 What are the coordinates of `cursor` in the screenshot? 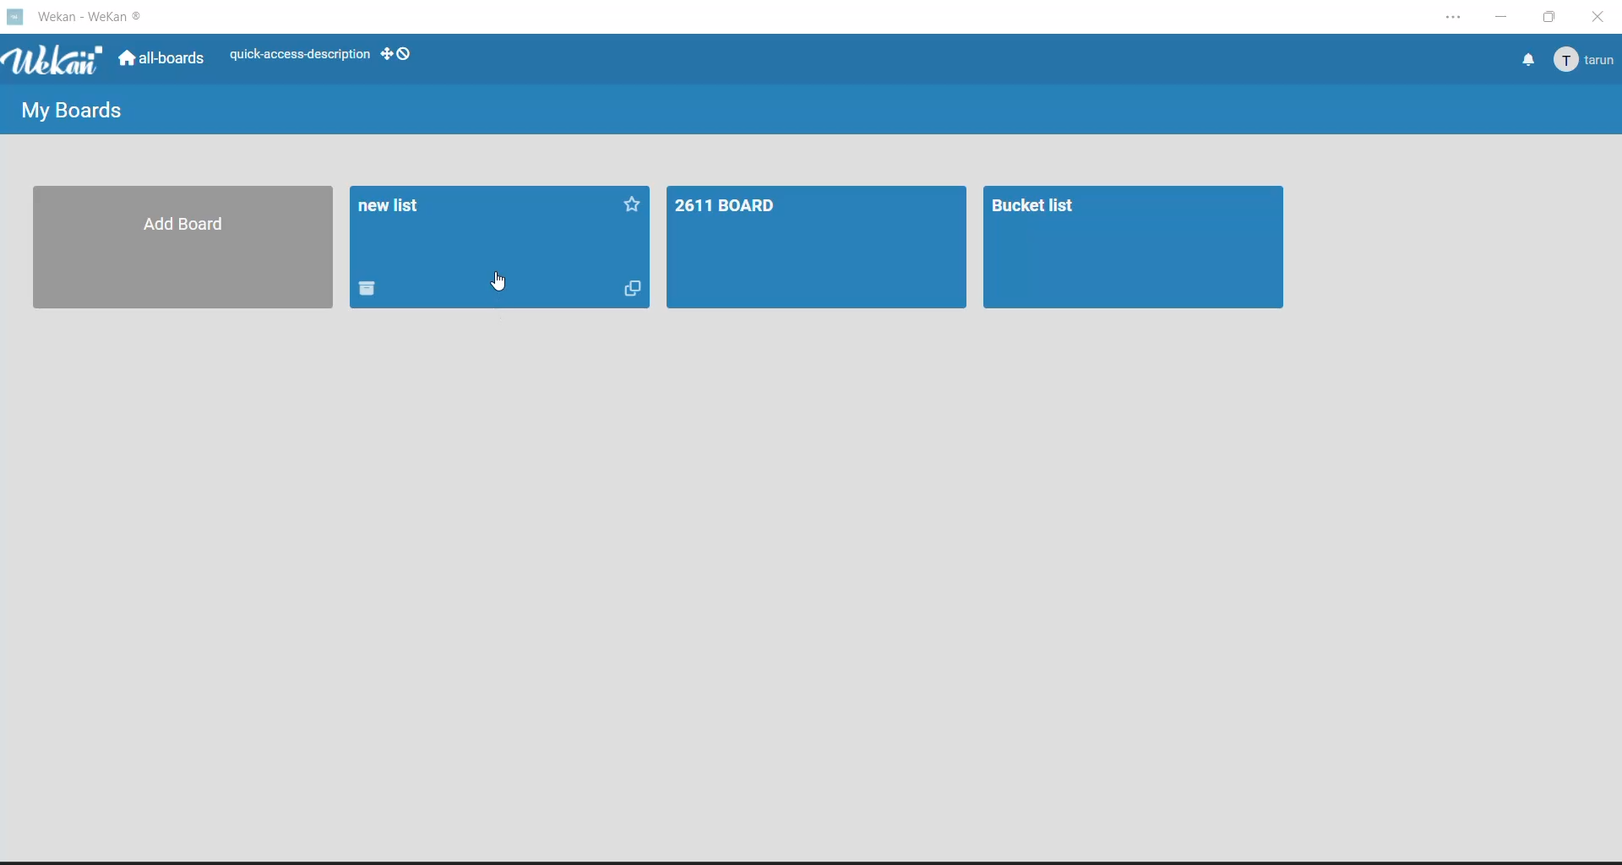 It's located at (504, 282).